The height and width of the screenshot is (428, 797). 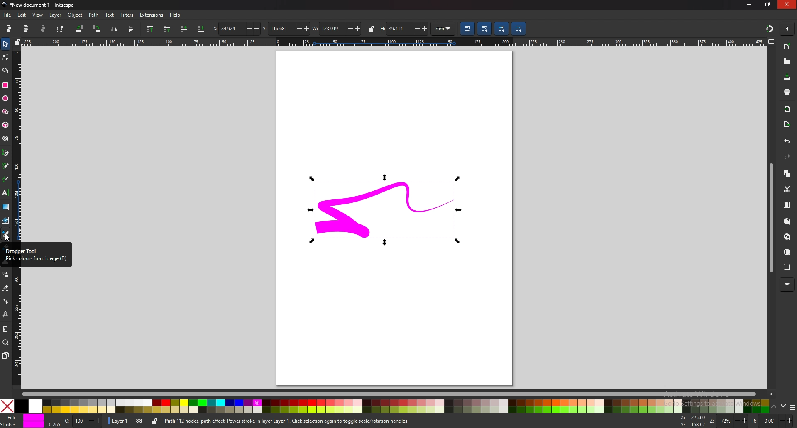 What do you see at coordinates (787, 268) in the screenshot?
I see `zoom center page` at bounding box center [787, 268].